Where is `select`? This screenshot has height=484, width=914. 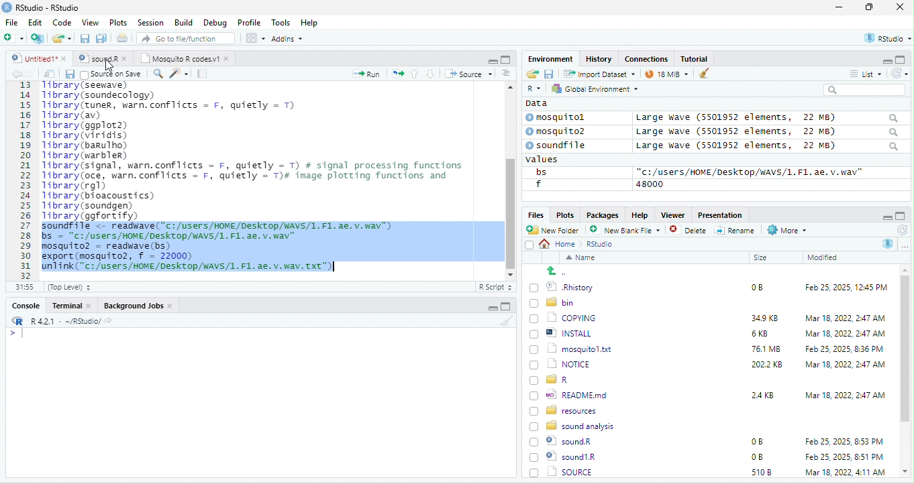 select is located at coordinates (531, 247).